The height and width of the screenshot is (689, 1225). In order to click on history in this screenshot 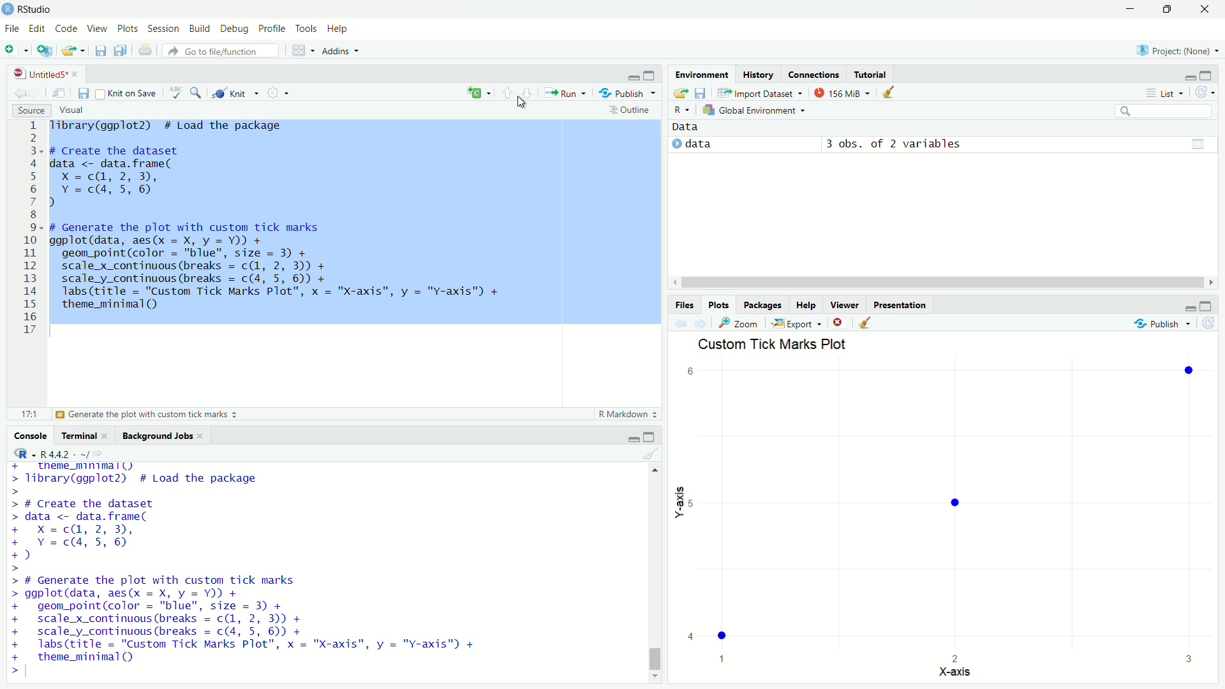, I will do `click(757, 73)`.